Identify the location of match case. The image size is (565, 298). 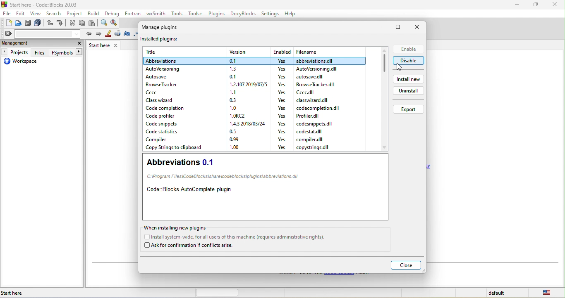
(127, 34).